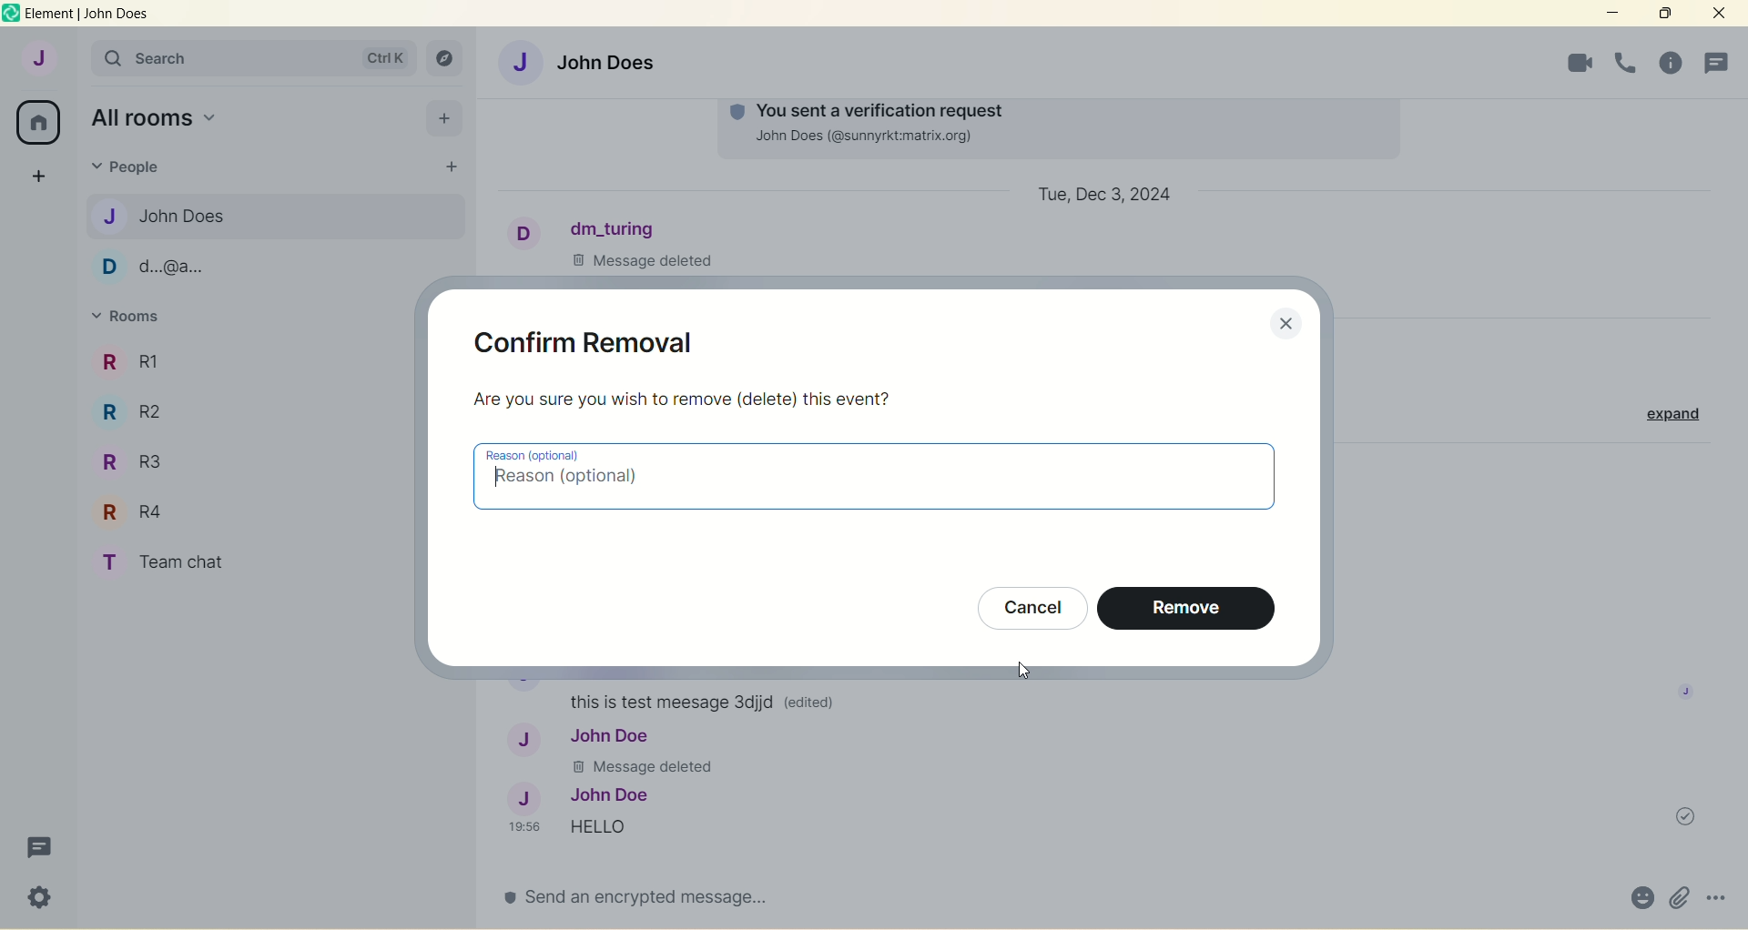 The width and height of the screenshot is (1748, 930). What do you see at coordinates (684, 399) in the screenshot?
I see `Are you sure you wish to remove (delete) this event?` at bounding box center [684, 399].